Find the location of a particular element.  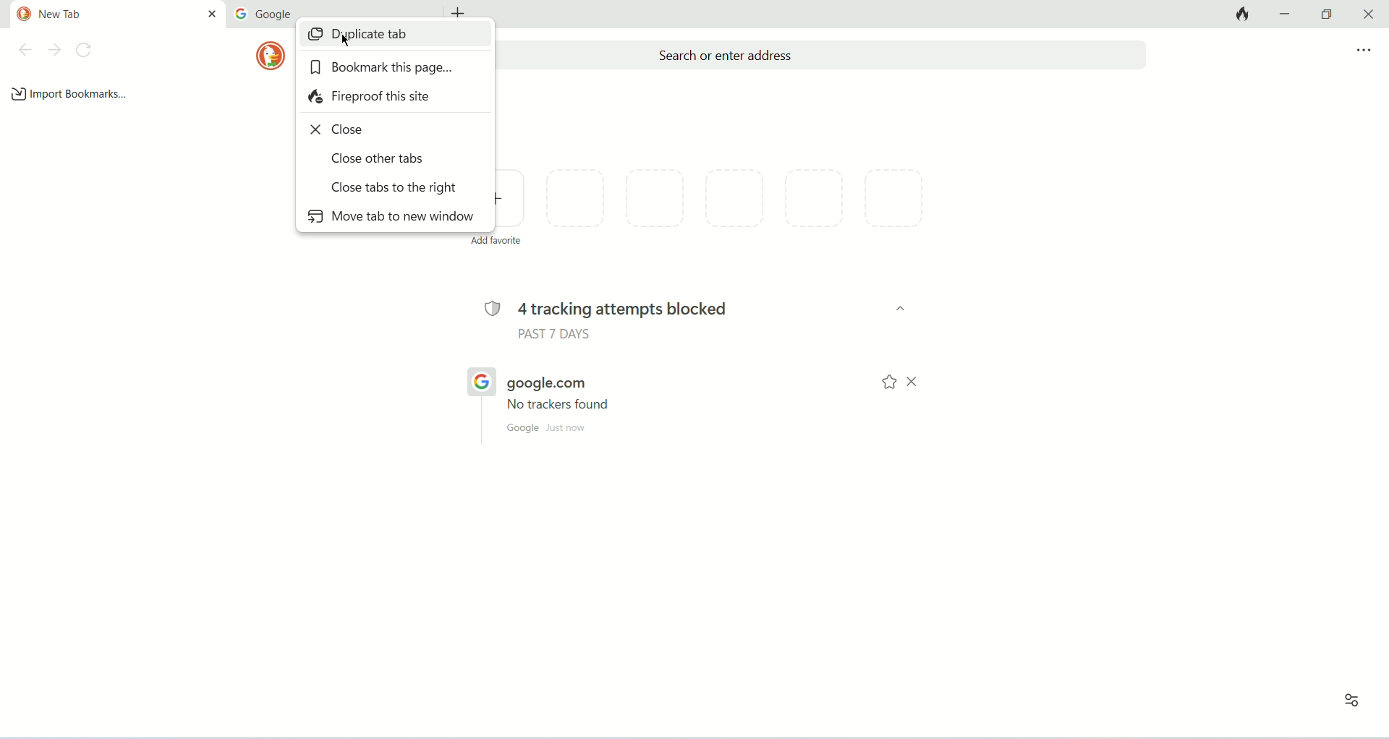

close tabs and clear data is located at coordinates (1244, 14).